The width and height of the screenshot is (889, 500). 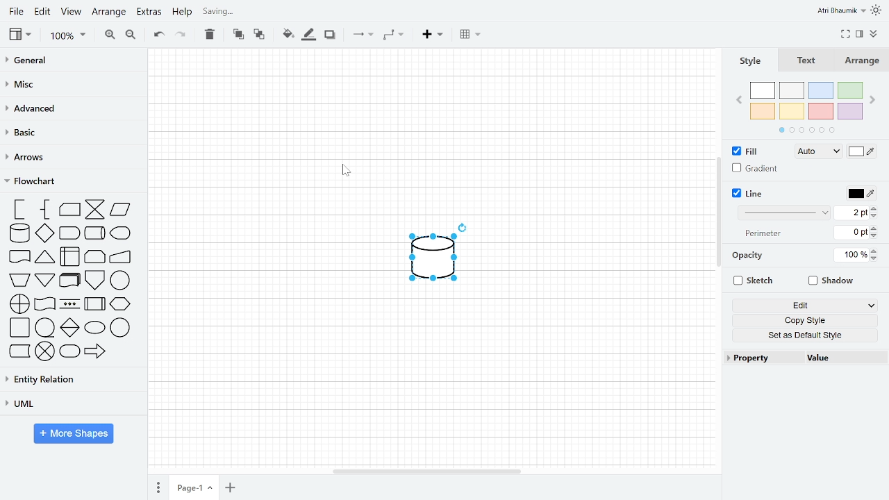 What do you see at coordinates (745, 195) in the screenshot?
I see `Line` at bounding box center [745, 195].